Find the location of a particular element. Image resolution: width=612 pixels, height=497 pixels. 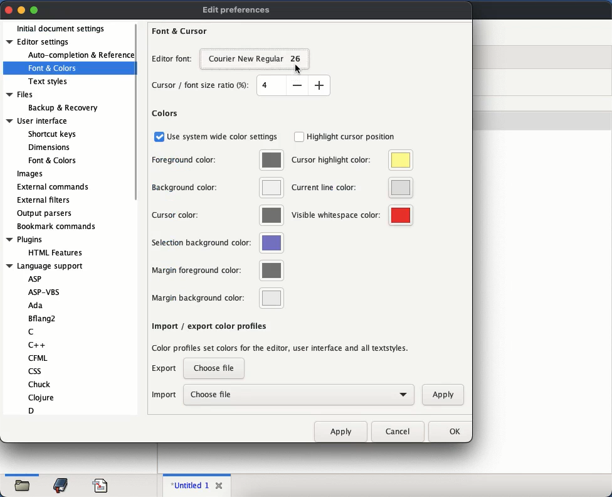

minimize is located at coordinates (21, 11).